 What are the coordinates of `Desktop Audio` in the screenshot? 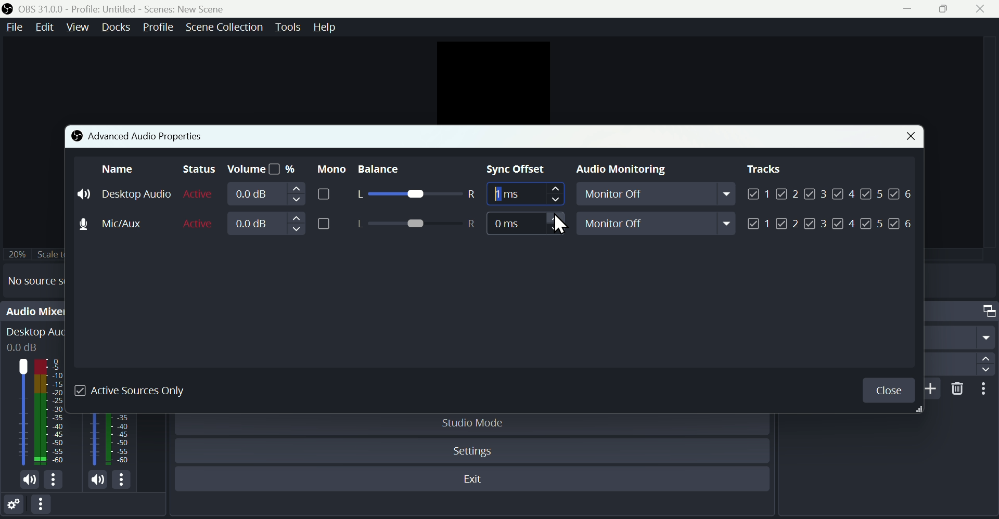 It's located at (52, 412).